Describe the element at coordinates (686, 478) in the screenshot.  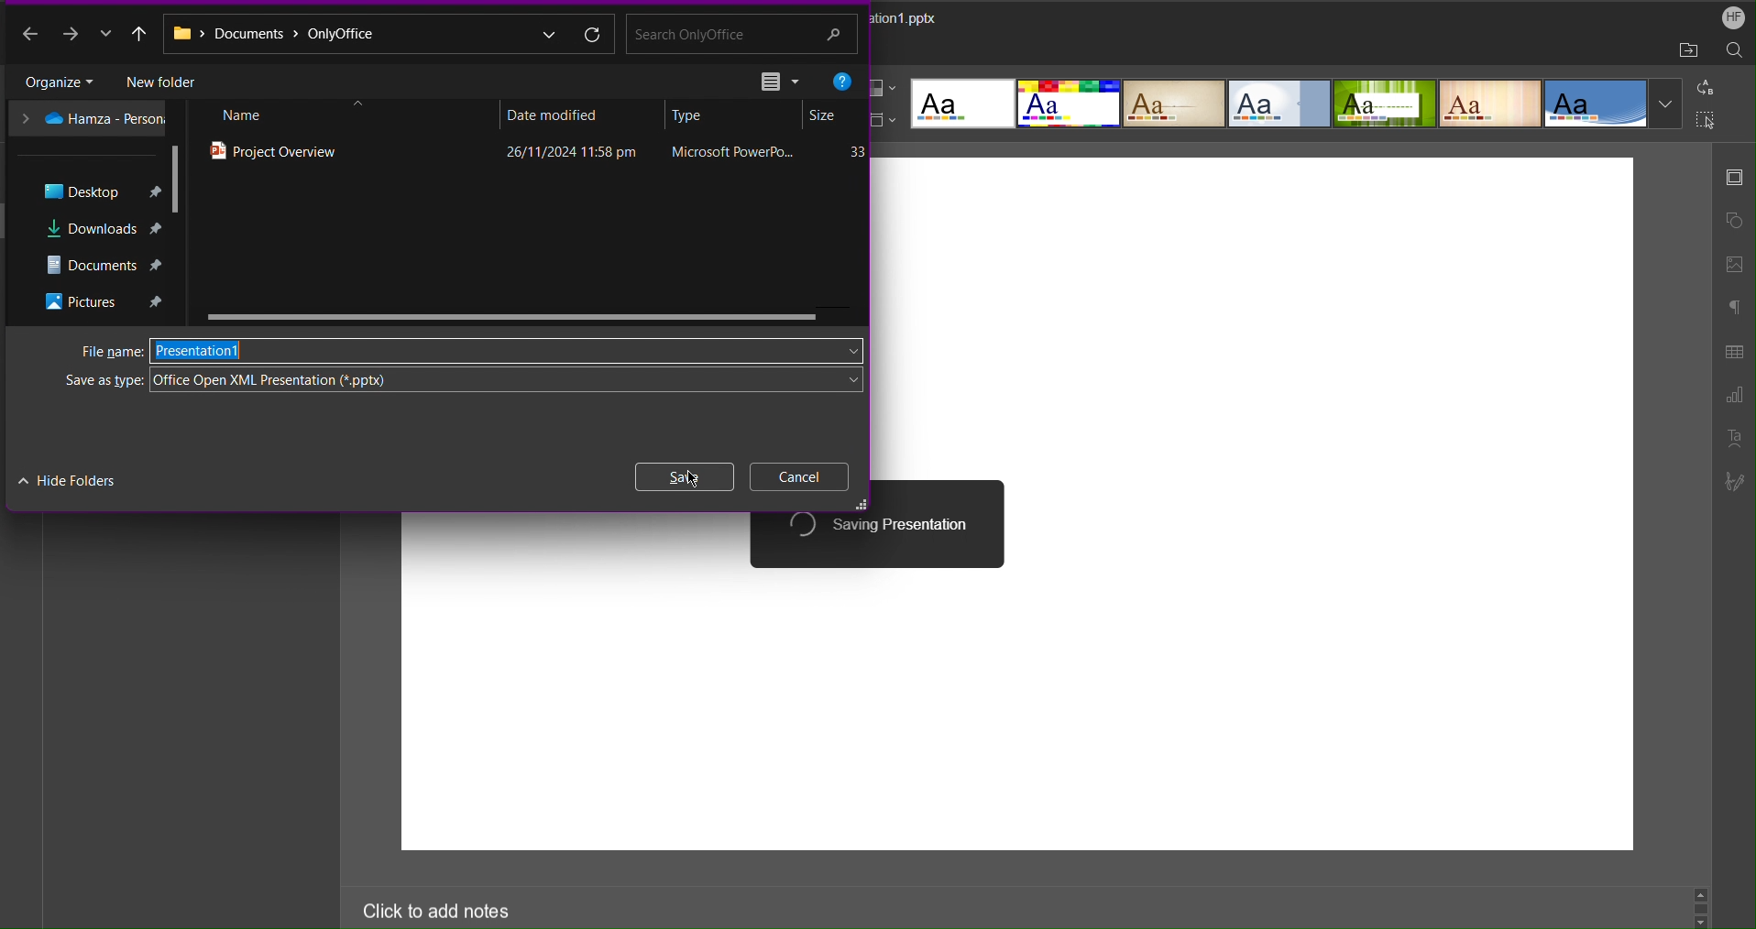
I see `Save` at that location.